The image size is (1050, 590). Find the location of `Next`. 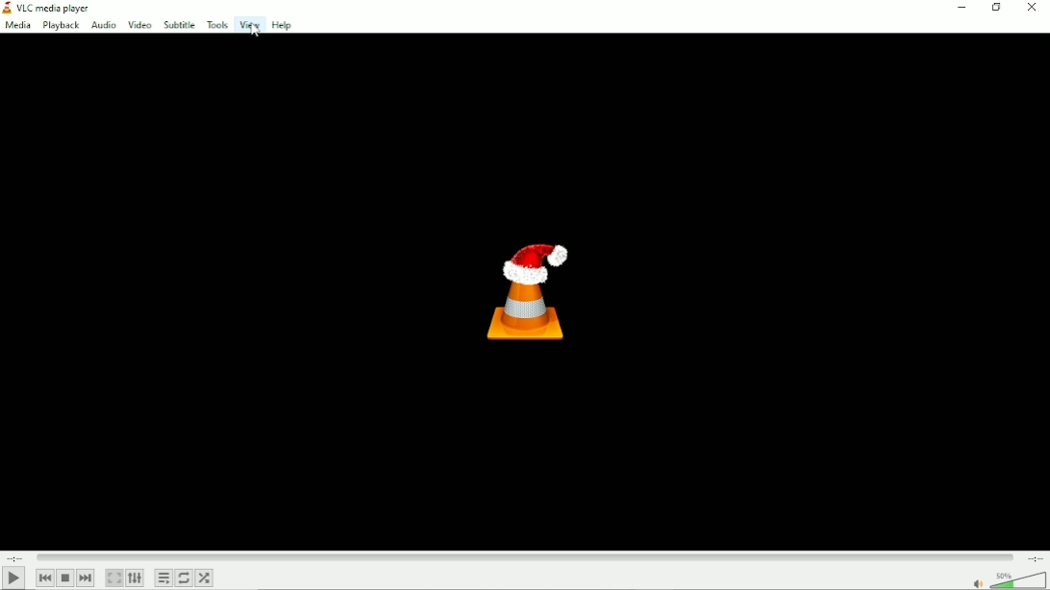

Next is located at coordinates (85, 578).